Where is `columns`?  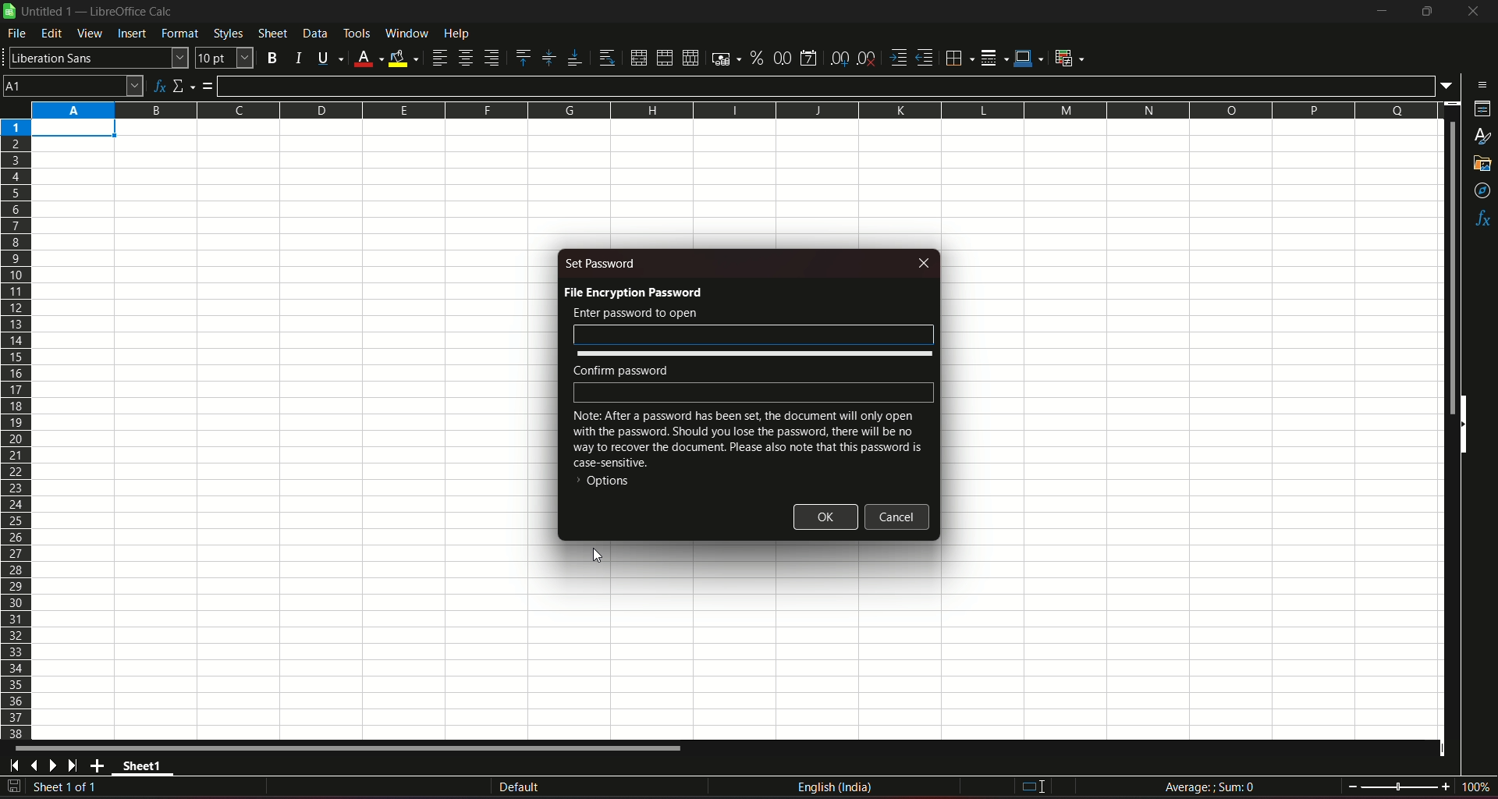 columns is located at coordinates (736, 110).